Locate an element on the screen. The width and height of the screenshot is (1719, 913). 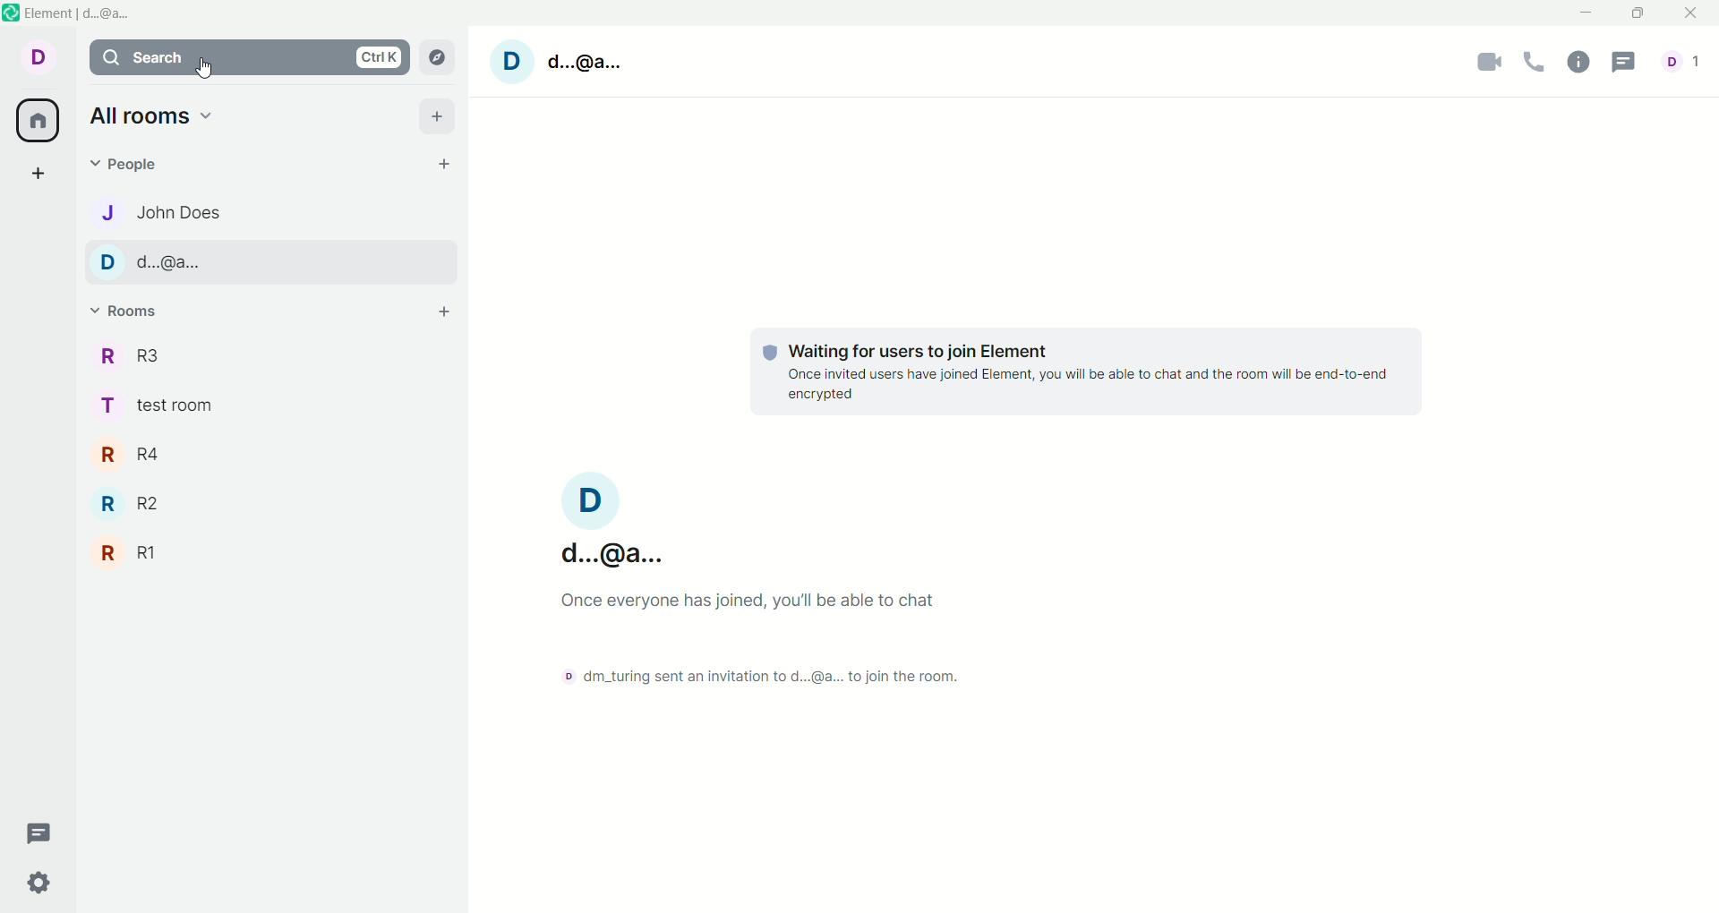
Software logo is located at coordinates (11, 13).